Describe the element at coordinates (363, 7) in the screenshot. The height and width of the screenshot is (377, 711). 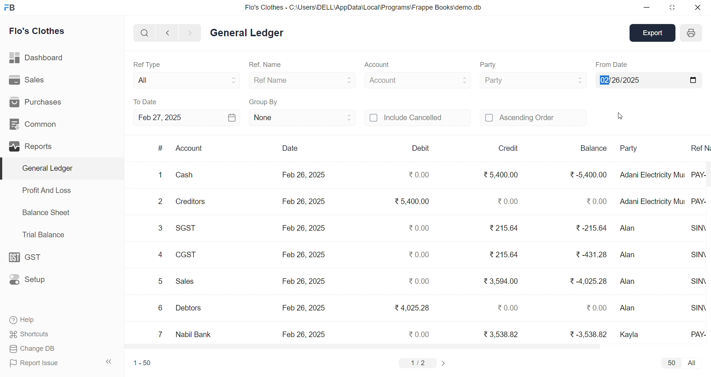
I see `Flo's Clothes - C:\Users\DELL\AppData\Local\Programs\Frappe Books\demo.db` at that location.